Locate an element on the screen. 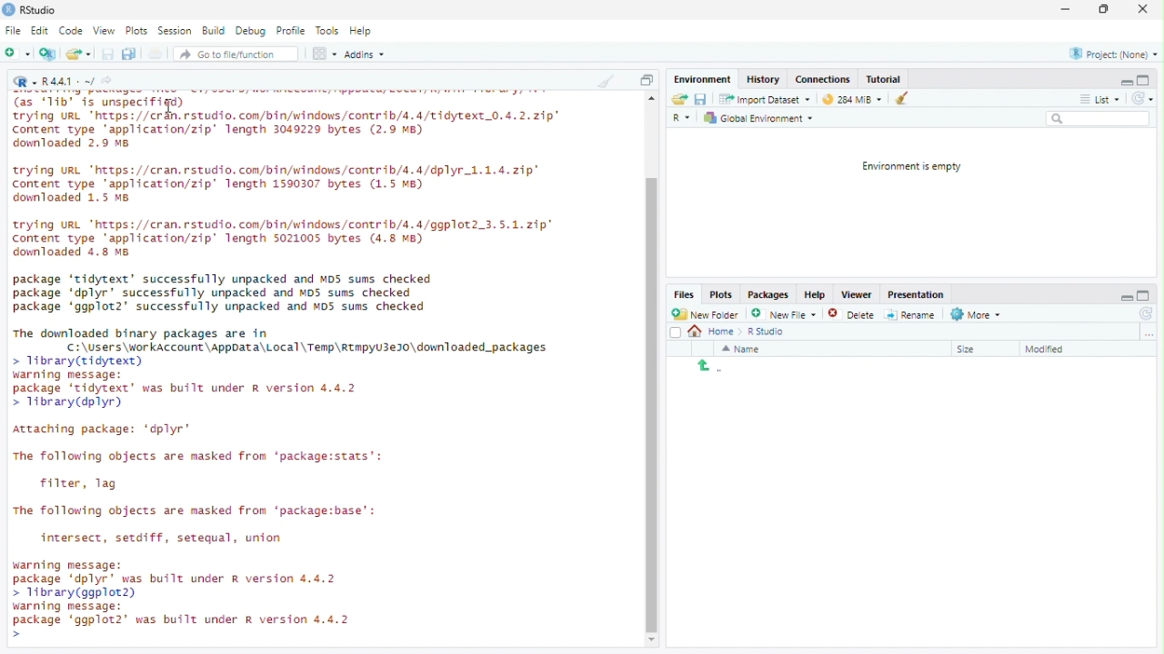 The height and width of the screenshot is (654, 1164). Search is located at coordinates (1099, 118).